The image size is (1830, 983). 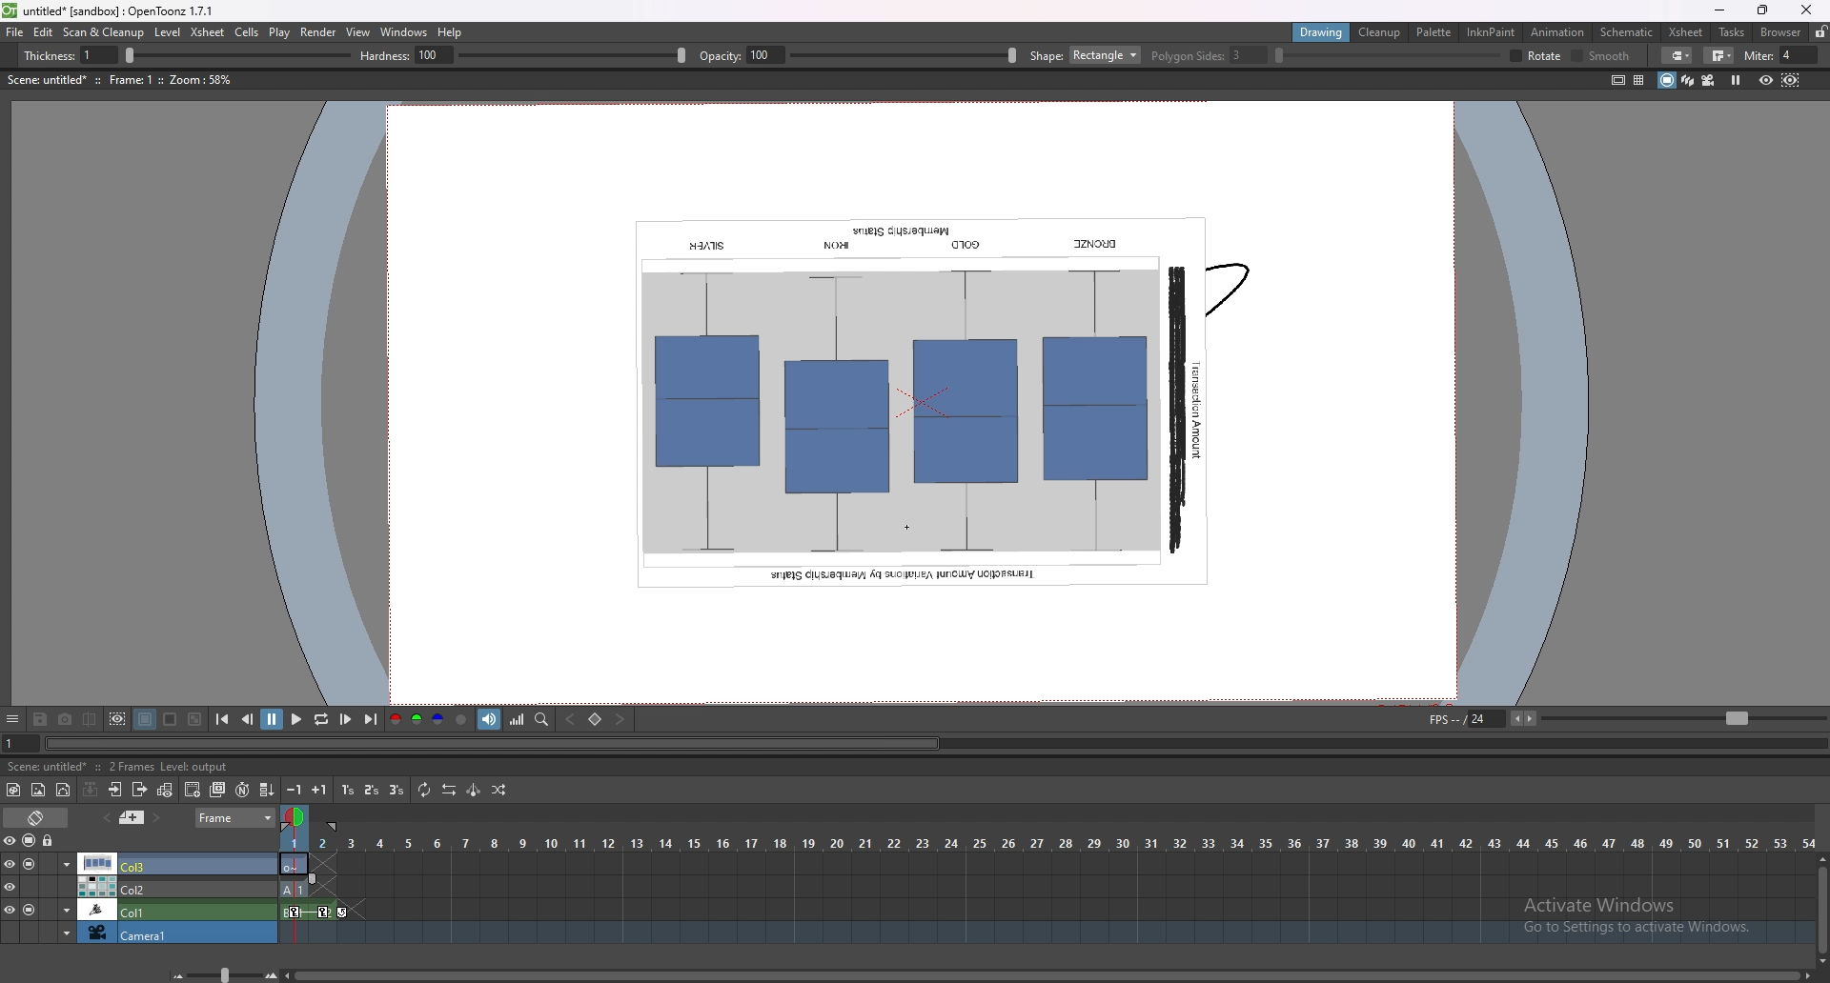 What do you see at coordinates (38, 791) in the screenshot?
I see `new raster level` at bounding box center [38, 791].